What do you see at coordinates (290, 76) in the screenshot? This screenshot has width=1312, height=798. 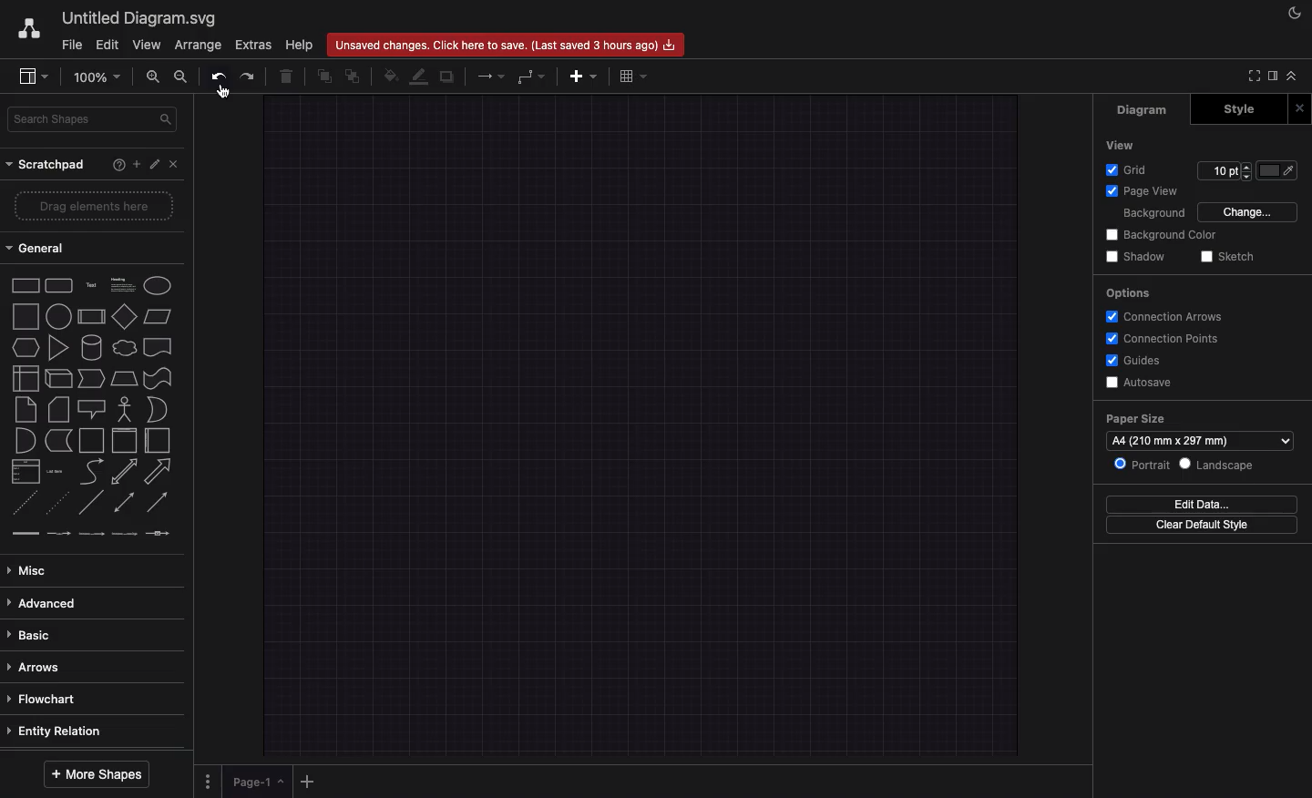 I see `Delete` at bounding box center [290, 76].